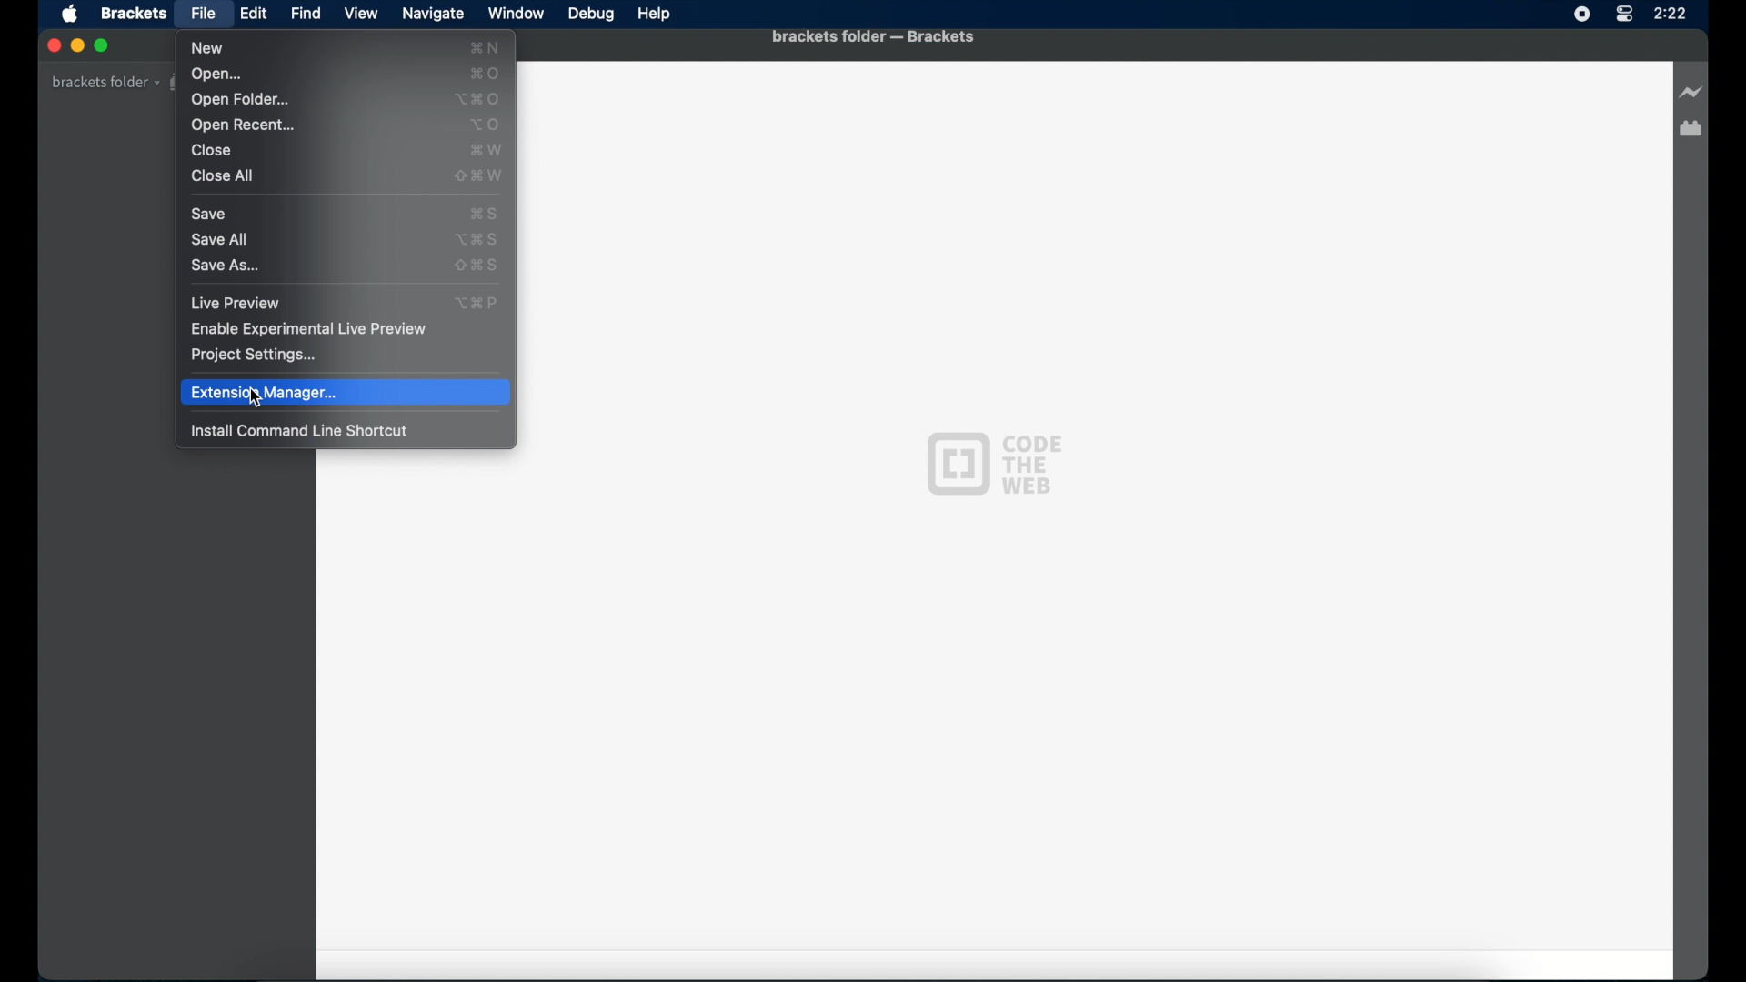 Image resolution: width=1746 pixels, height=982 pixels. Describe the element at coordinates (307, 13) in the screenshot. I see `find` at that location.